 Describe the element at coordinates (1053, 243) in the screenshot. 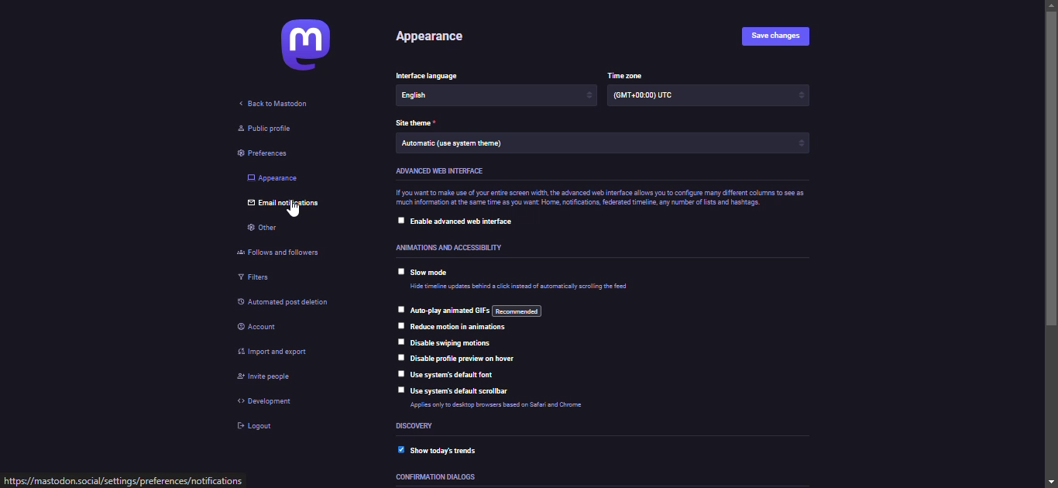

I see `scroll bar` at that location.